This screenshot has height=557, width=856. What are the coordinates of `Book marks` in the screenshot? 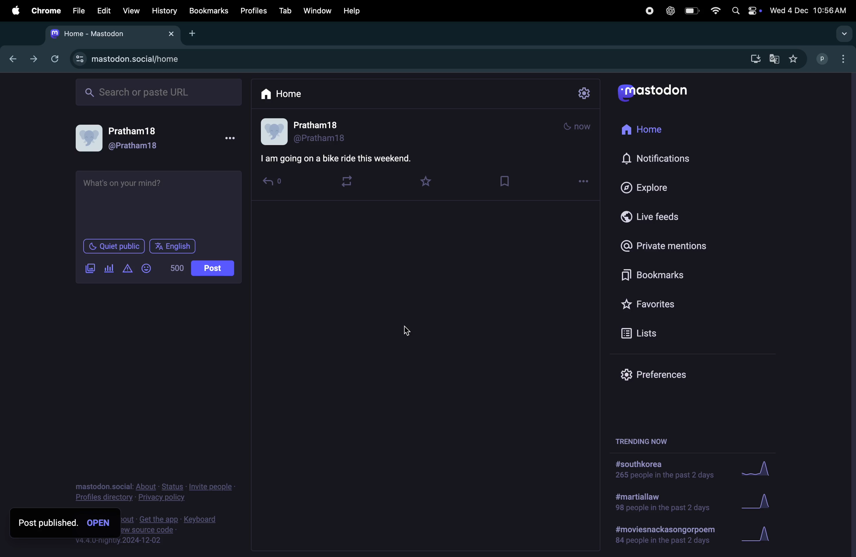 It's located at (208, 11).